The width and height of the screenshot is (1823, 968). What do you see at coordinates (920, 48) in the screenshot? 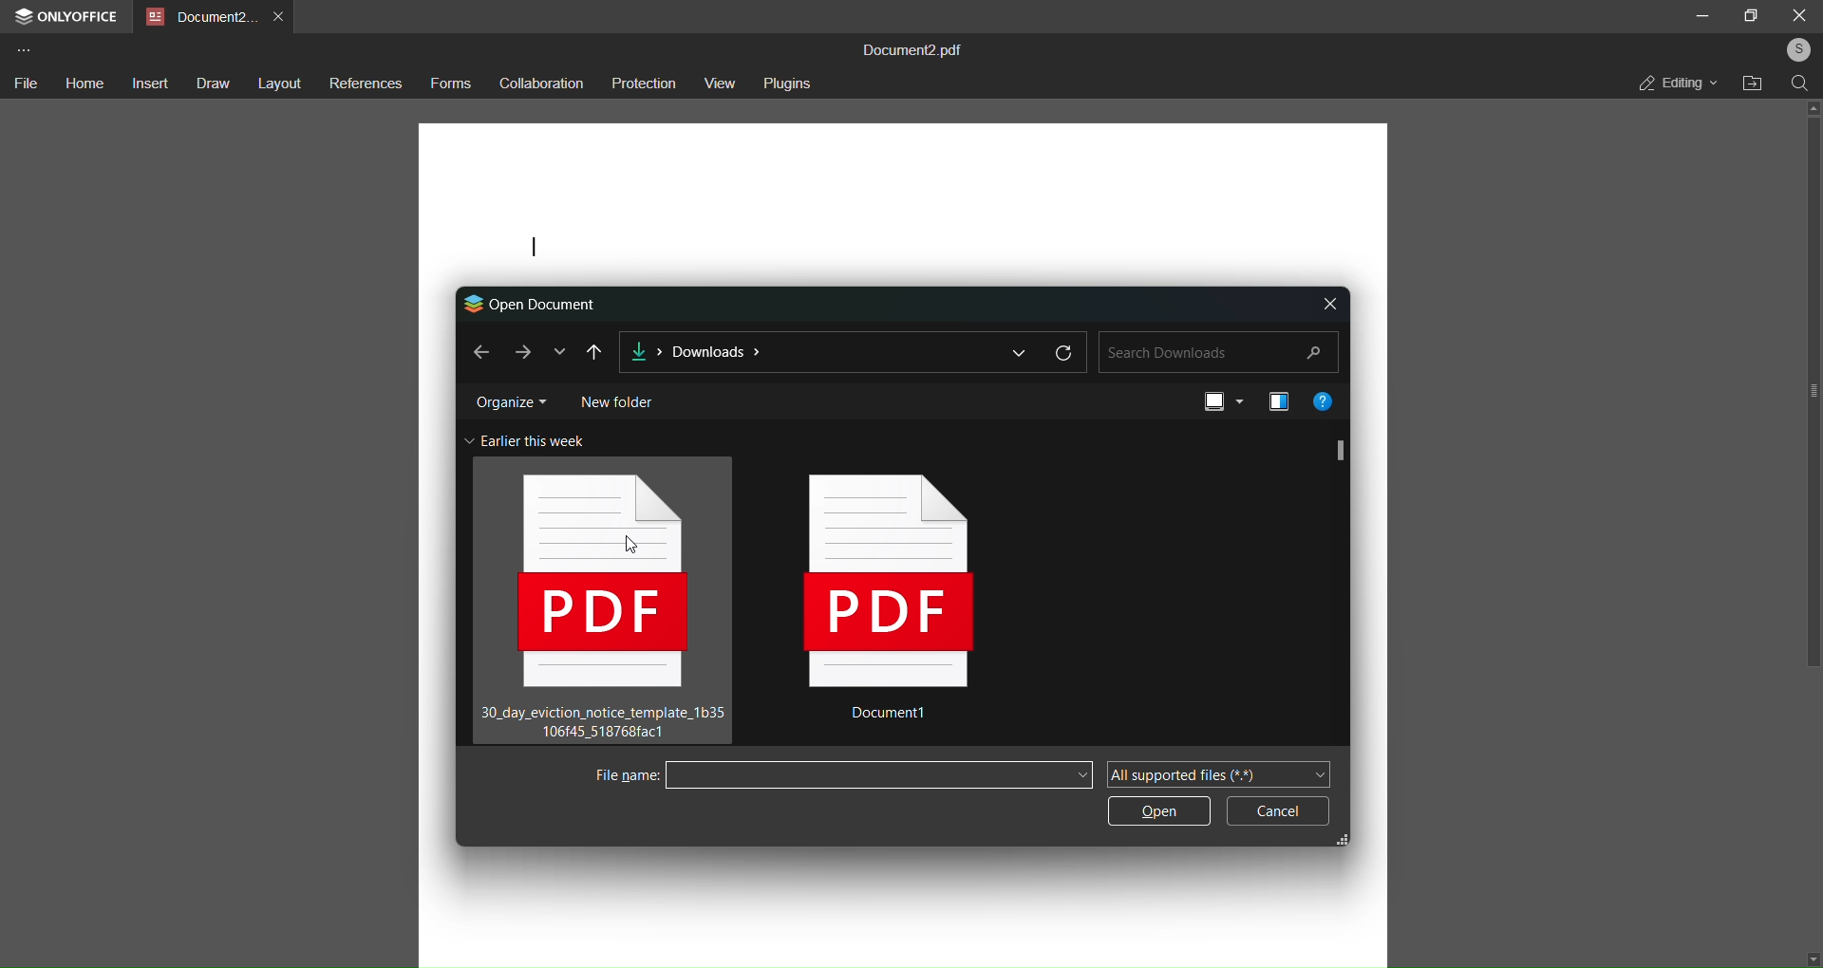
I see `title` at bounding box center [920, 48].